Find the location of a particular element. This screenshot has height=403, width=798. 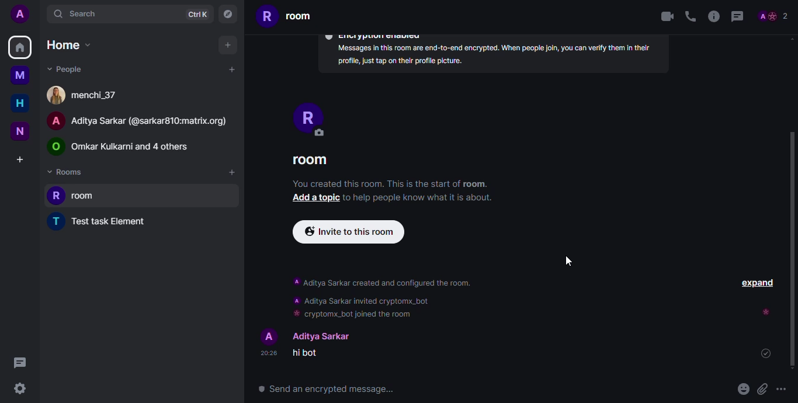

info is located at coordinates (713, 16).